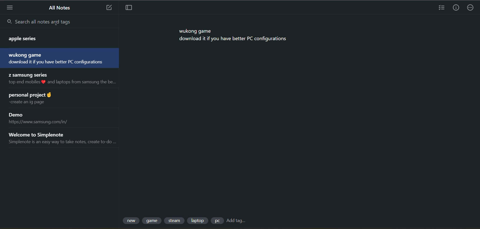 The height and width of the screenshot is (229, 480). I want to click on info, so click(456, 8).